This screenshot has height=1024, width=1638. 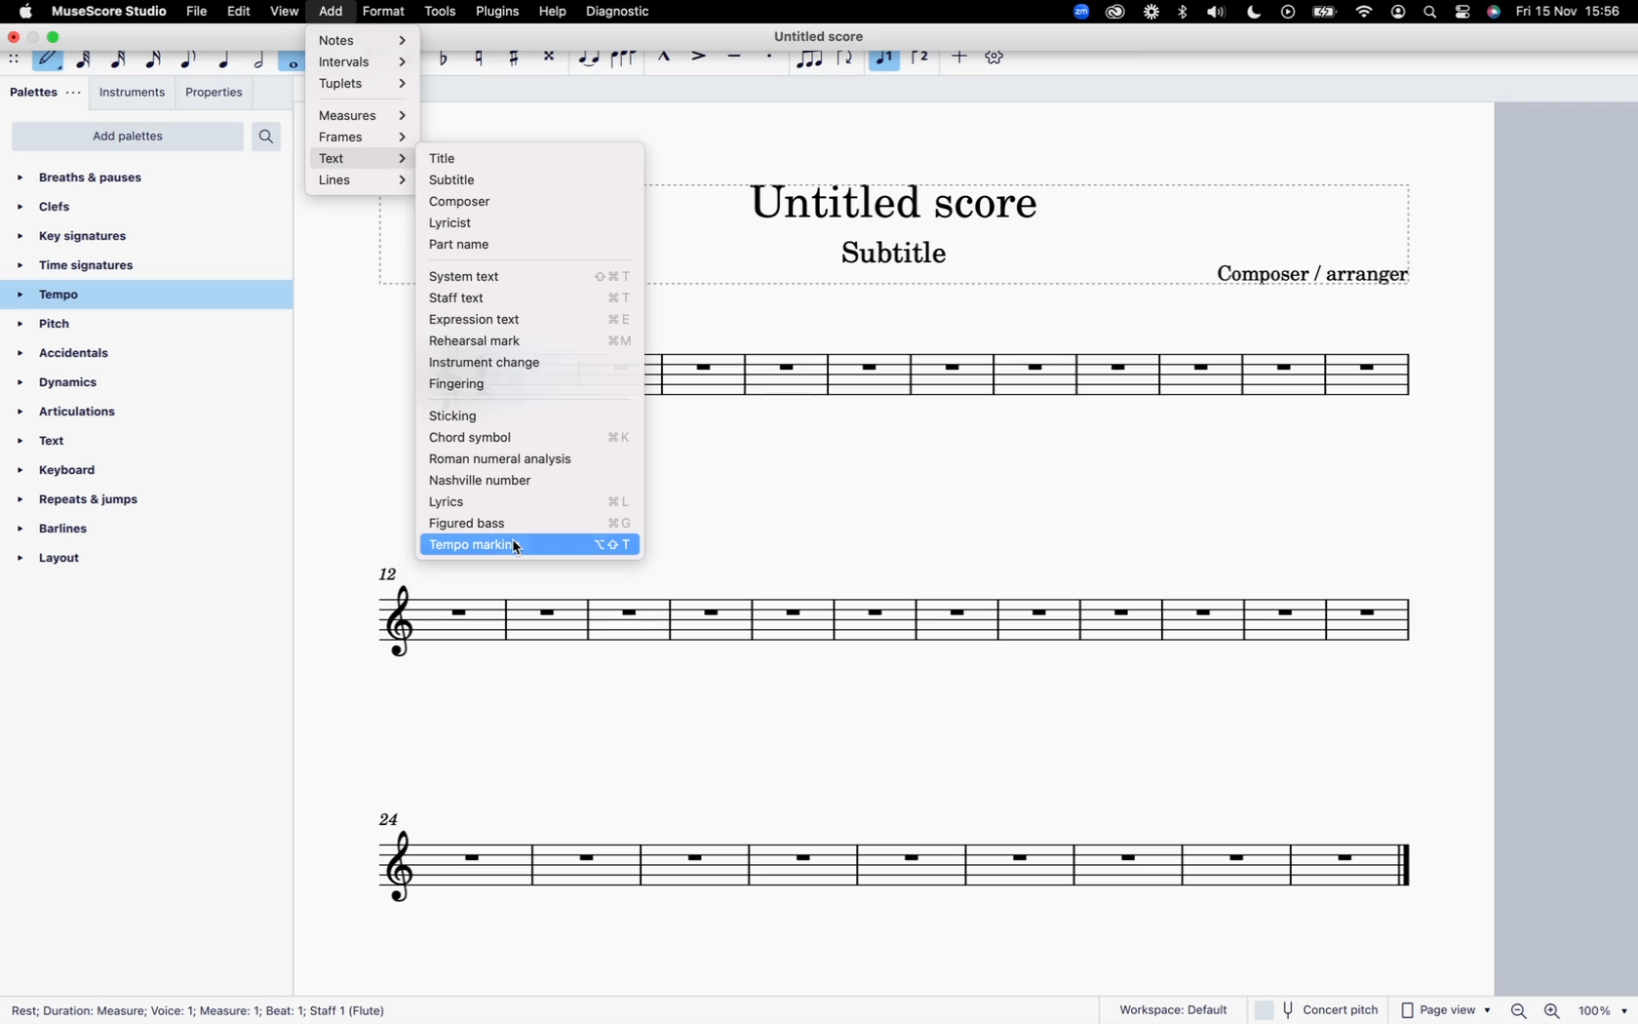 What do you see at coordinates (1325, 14) in the screenshot?
I see `battery` at bounding box center [1325, 14].